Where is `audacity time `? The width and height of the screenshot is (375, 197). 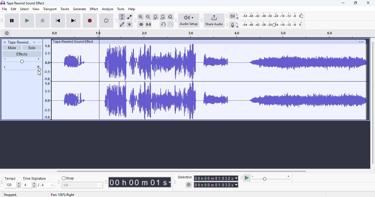
audacity time  is located at coordinates (139, 182).